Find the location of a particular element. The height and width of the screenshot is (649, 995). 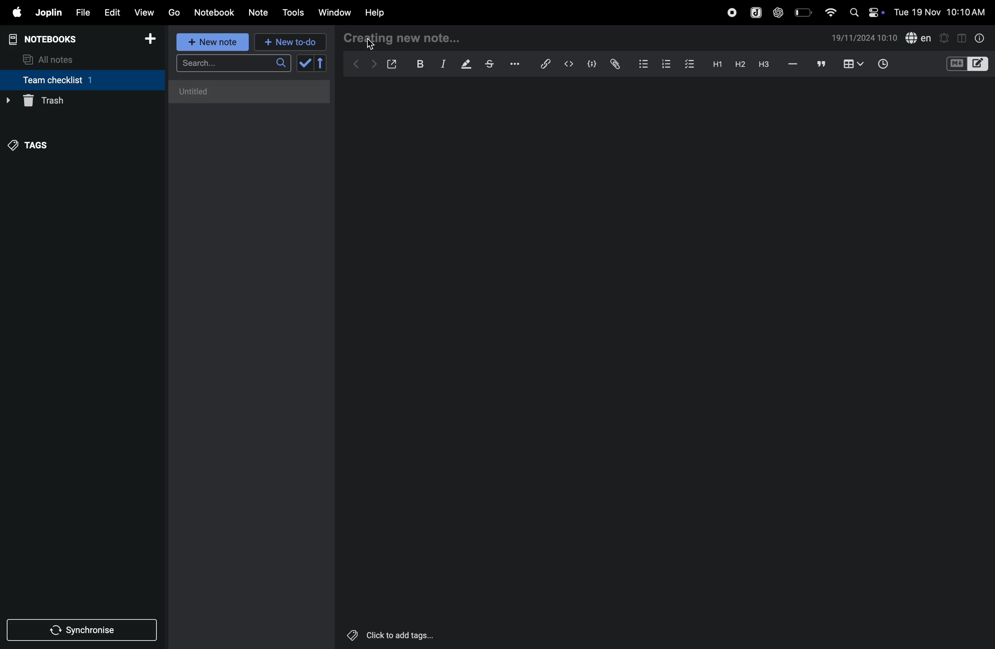

battery is located at coordinates (802, 12).